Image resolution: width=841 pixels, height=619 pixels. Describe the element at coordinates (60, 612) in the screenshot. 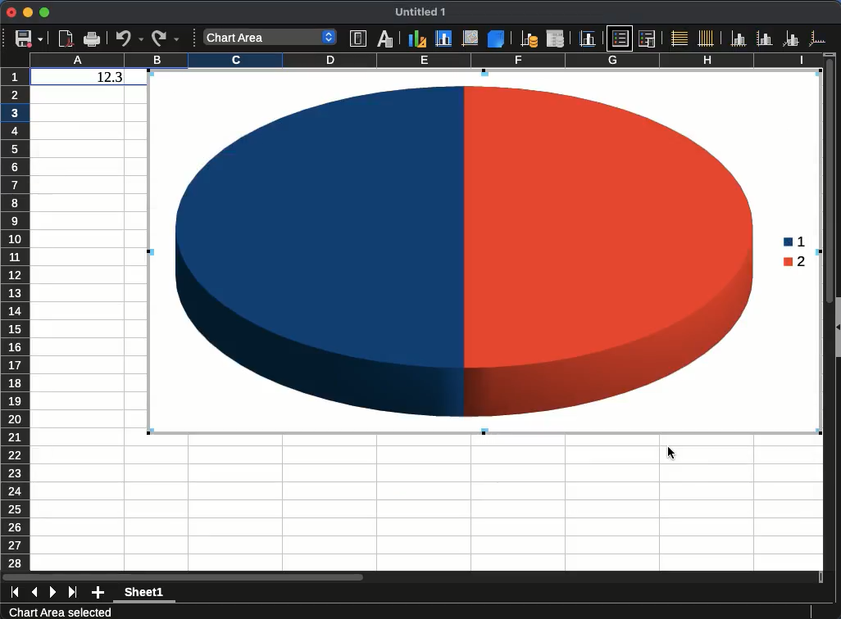

I see `Chart Area selected` at that location.